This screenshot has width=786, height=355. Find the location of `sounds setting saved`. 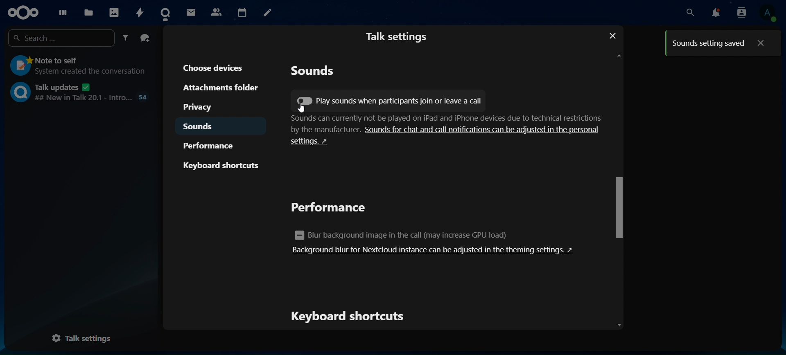

sounds setting saved is located at coordinates (706, 42).